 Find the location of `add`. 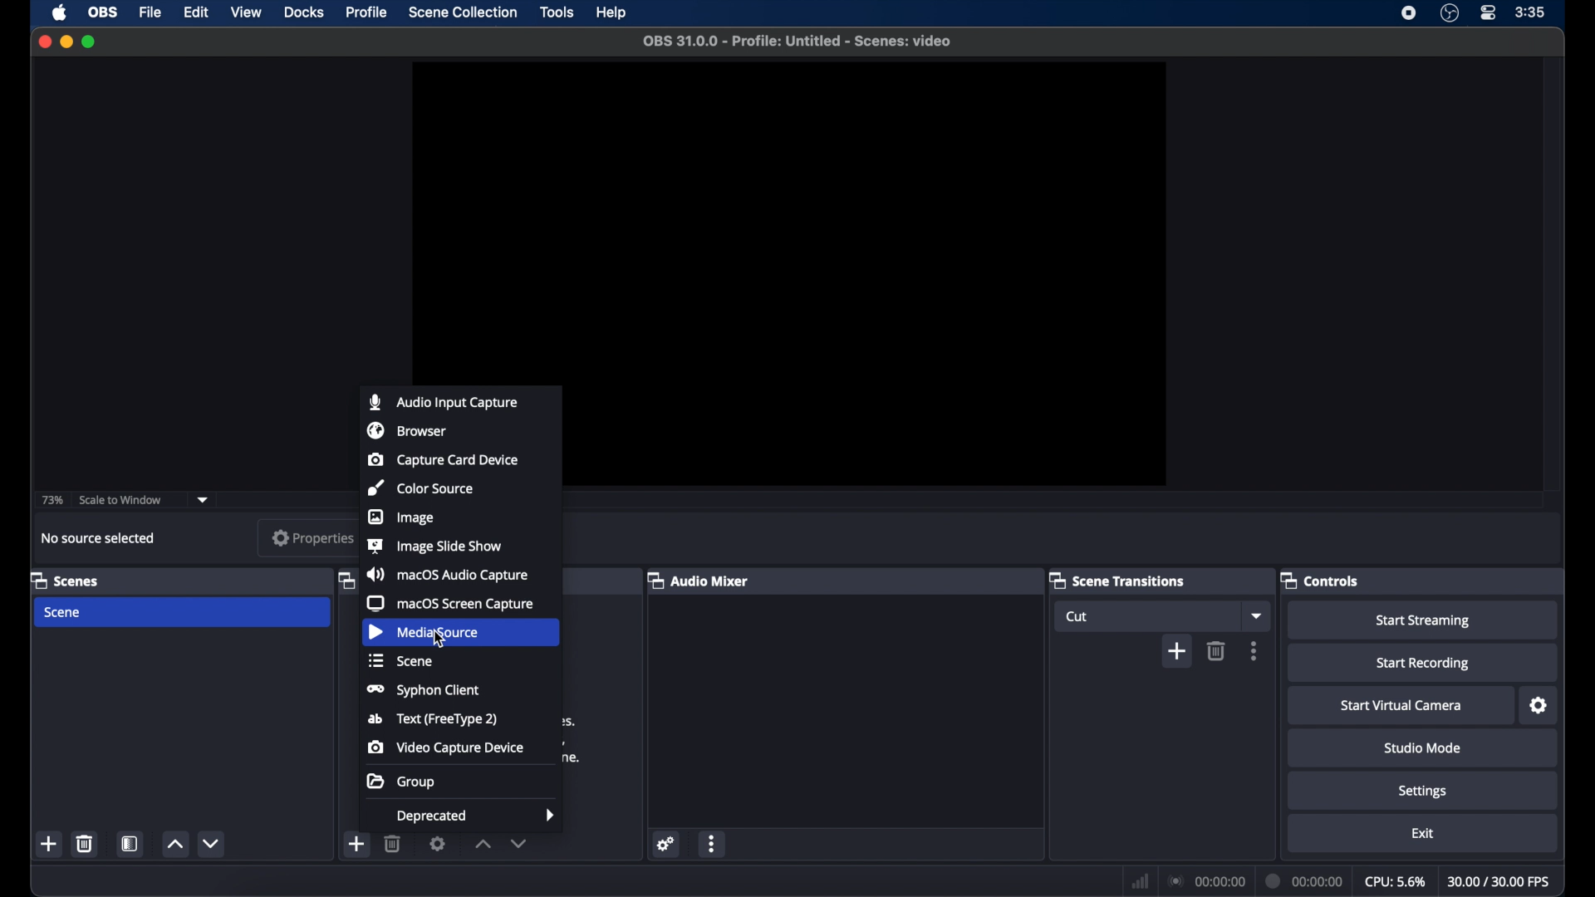

add is located at coordinates (1176, 650).